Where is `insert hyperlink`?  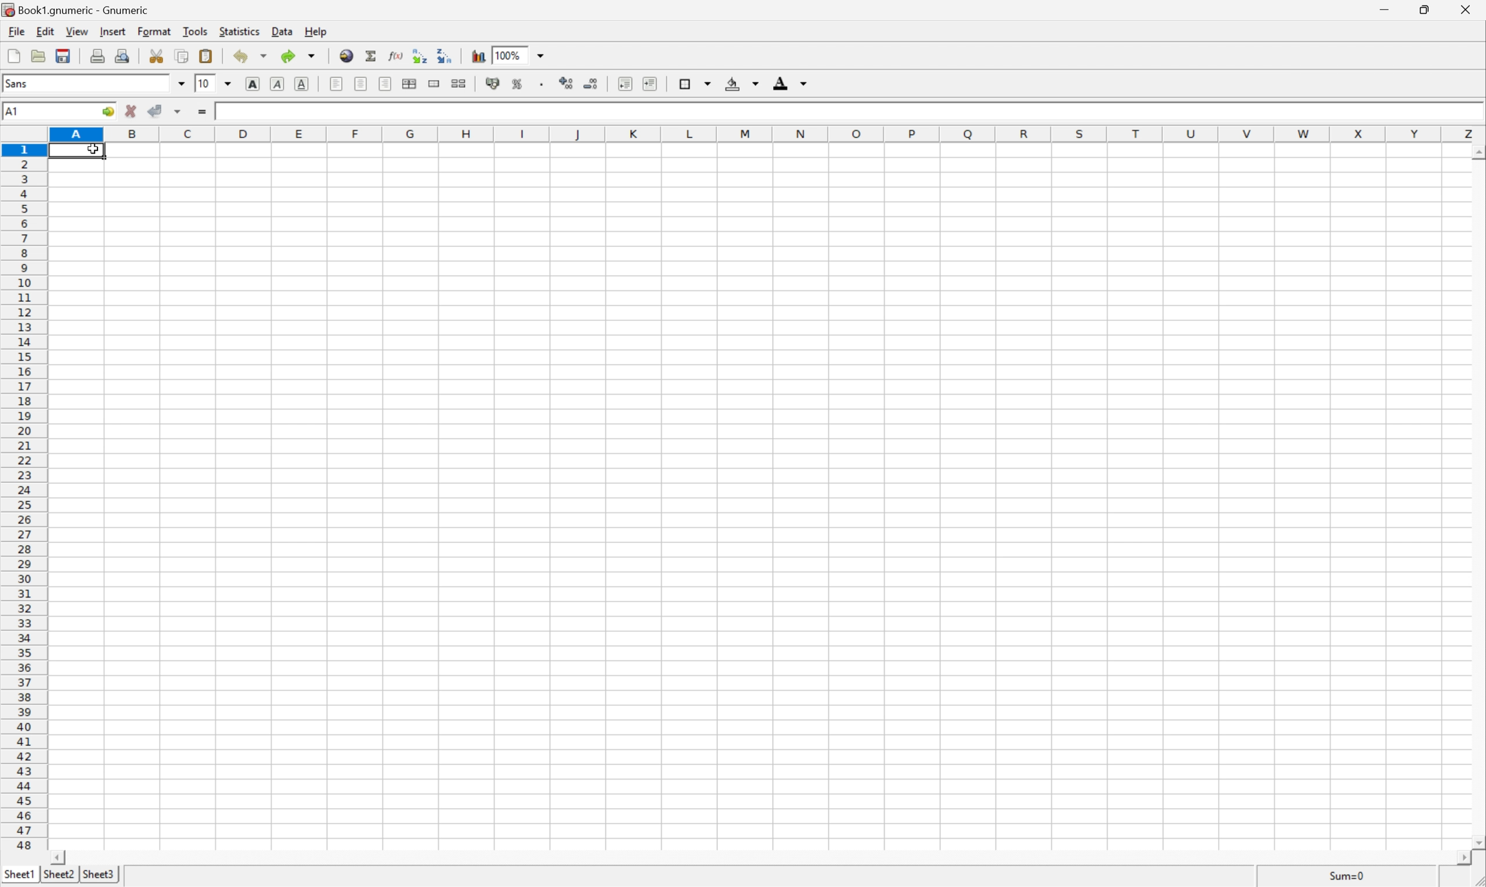 insert hyperlink is located at coordinates (345, 54).